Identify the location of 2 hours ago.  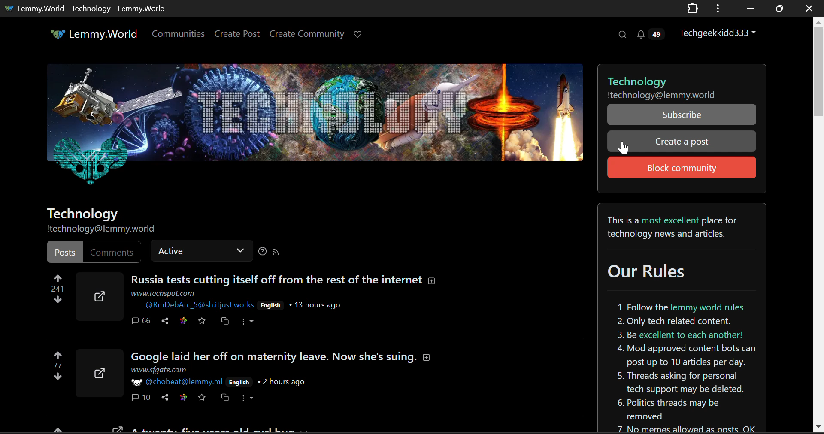
(281, 382).